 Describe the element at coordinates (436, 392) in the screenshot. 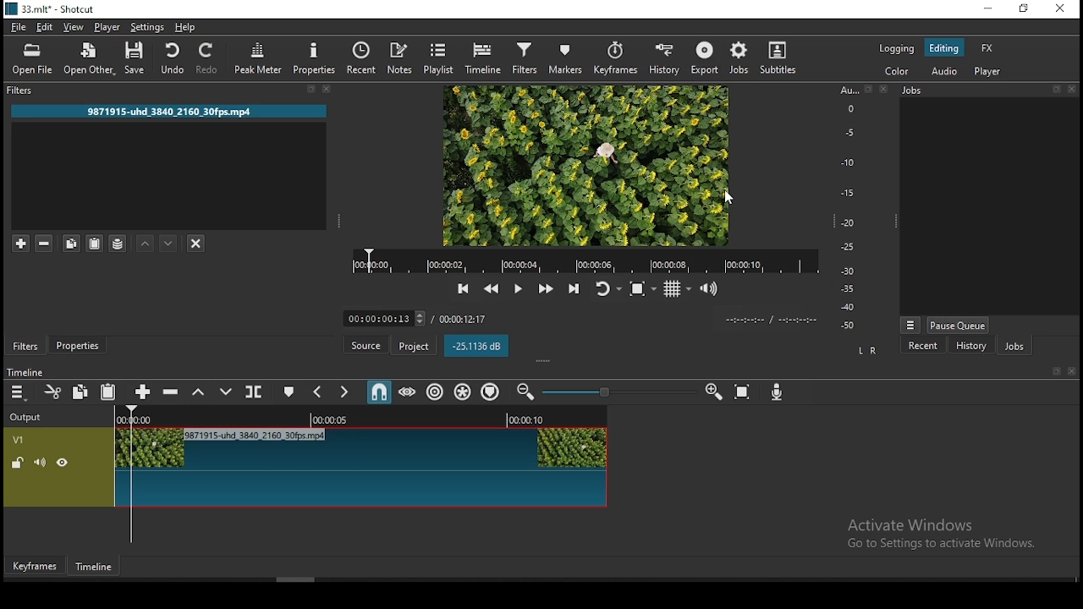

I see `ripple` at that location.